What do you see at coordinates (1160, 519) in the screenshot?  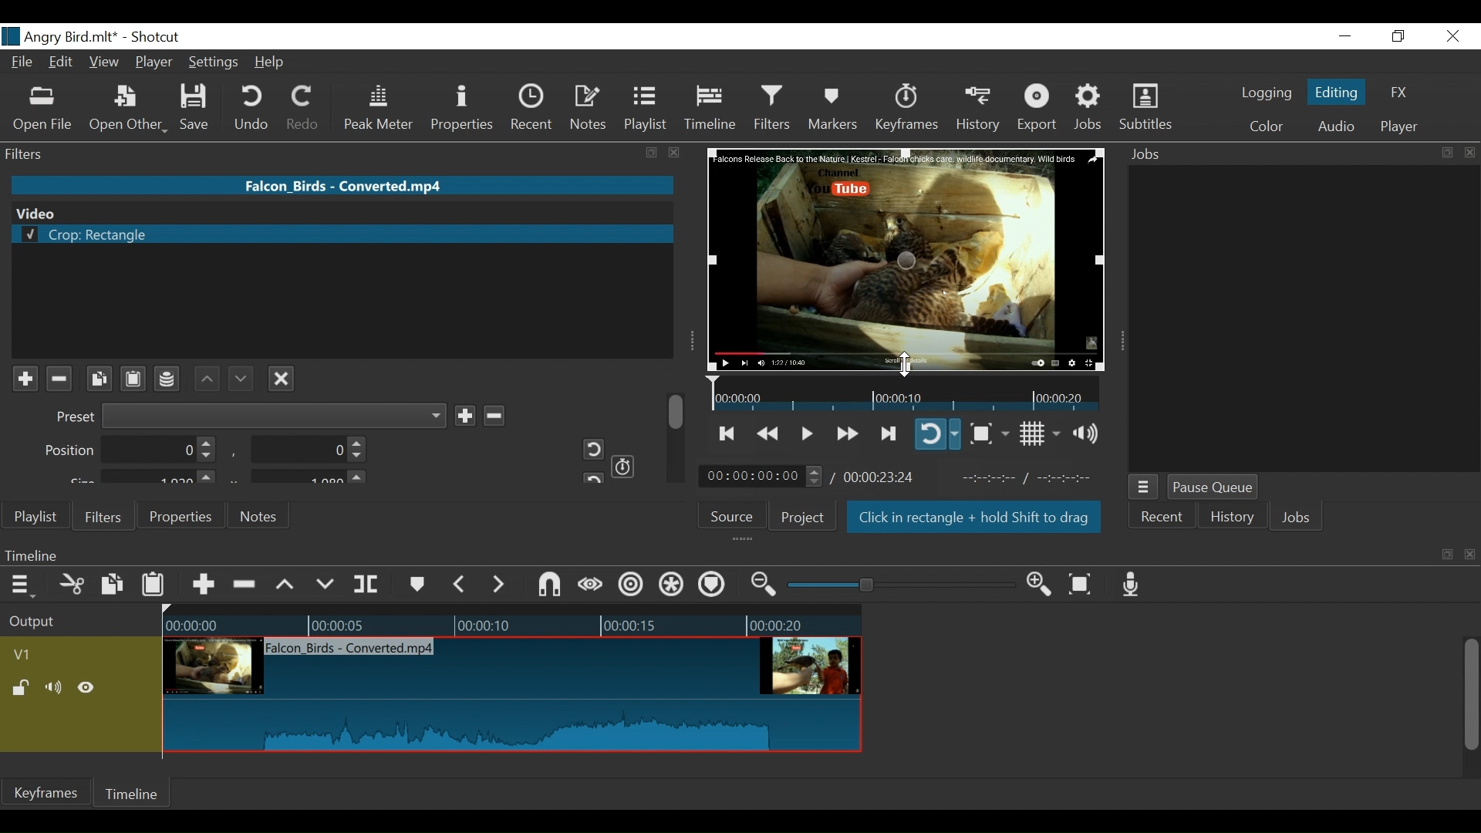 I see `Recent` at bounding box center [1160, 519].